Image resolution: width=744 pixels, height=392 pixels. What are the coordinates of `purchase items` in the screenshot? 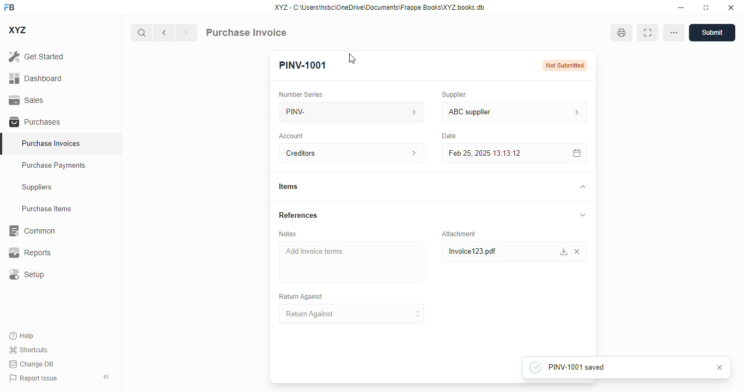 It's located at (47, 209).